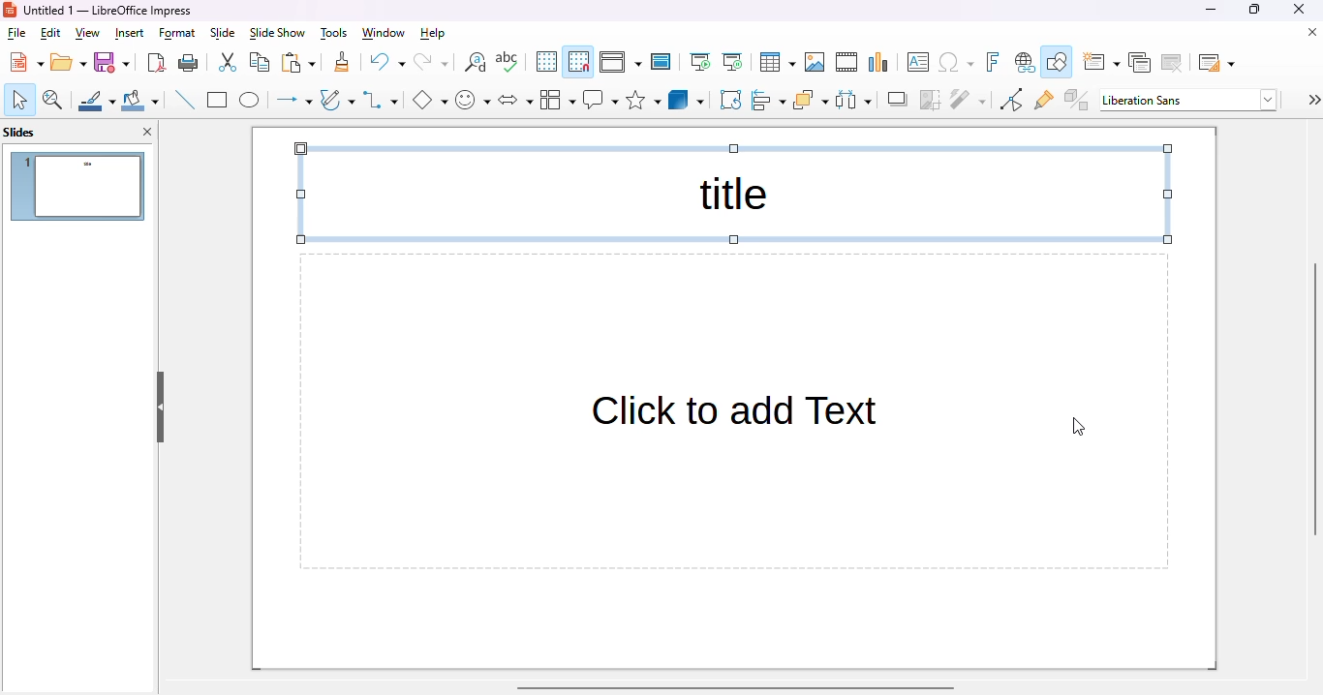 This screenshot has width=1323, height=695. I want to click on ellipse, so click(250, 101).